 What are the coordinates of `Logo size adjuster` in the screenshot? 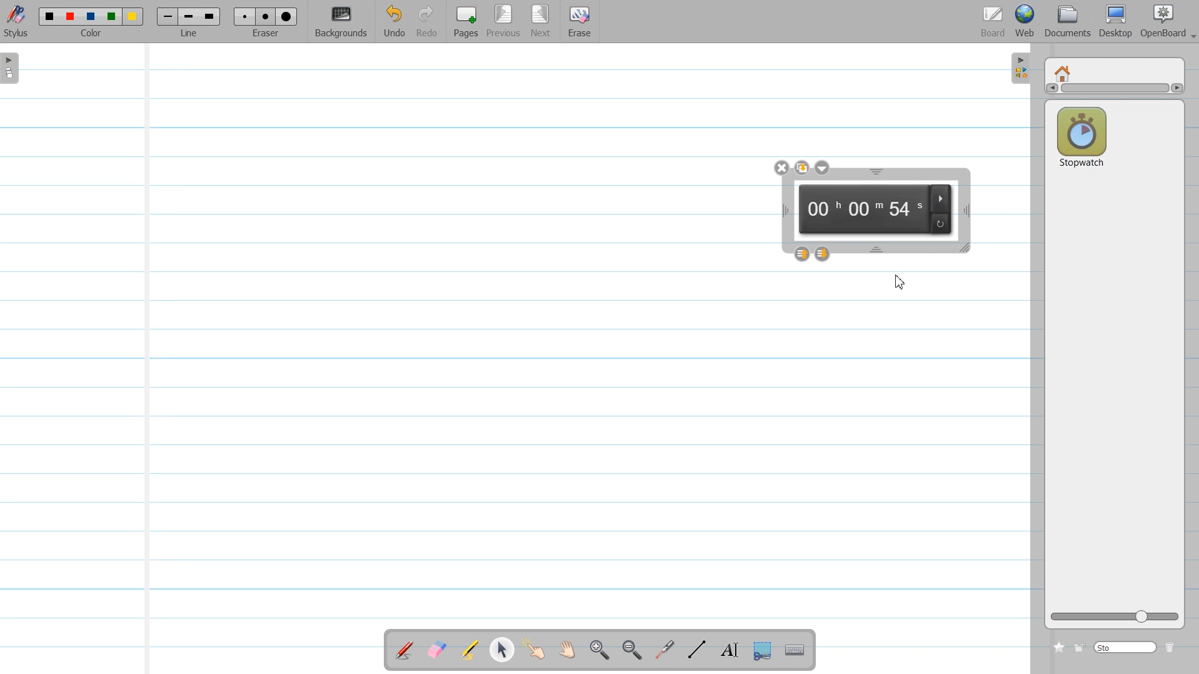 It's located at (1115, 617).